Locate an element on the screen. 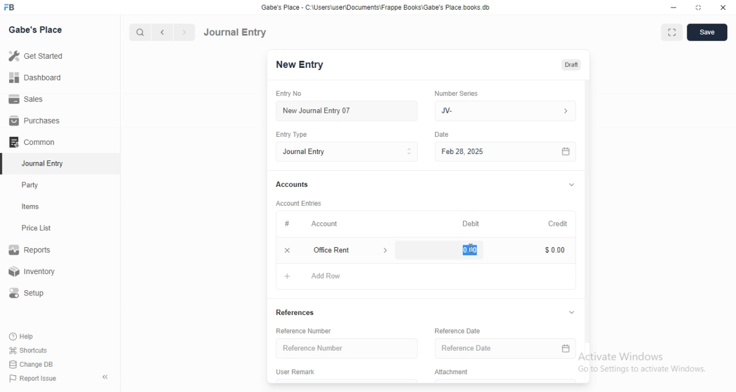 The width and height of the screenshot is (736, 392). cursor is located at coordinates (470, 247).